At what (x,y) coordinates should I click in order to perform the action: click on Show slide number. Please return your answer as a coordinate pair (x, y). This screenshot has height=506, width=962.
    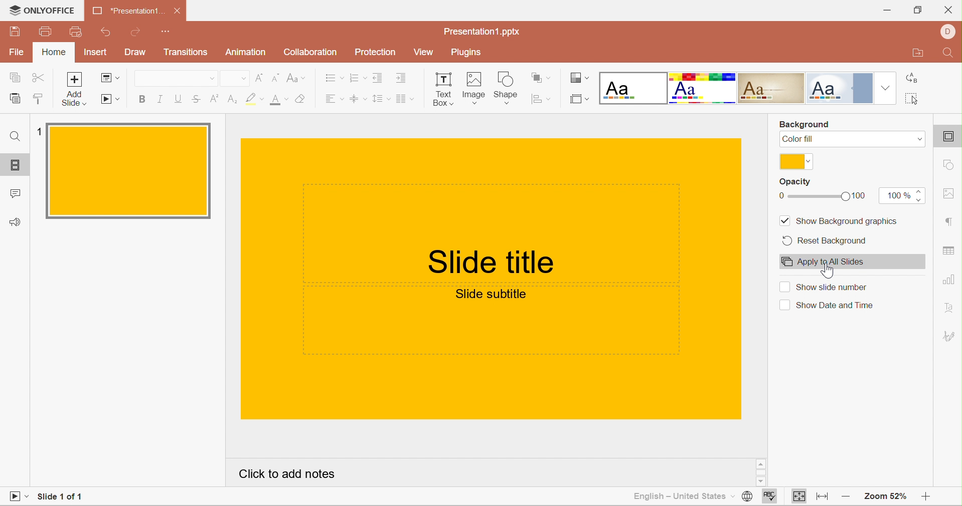
    Looking at the image, I should click on (825, 286).